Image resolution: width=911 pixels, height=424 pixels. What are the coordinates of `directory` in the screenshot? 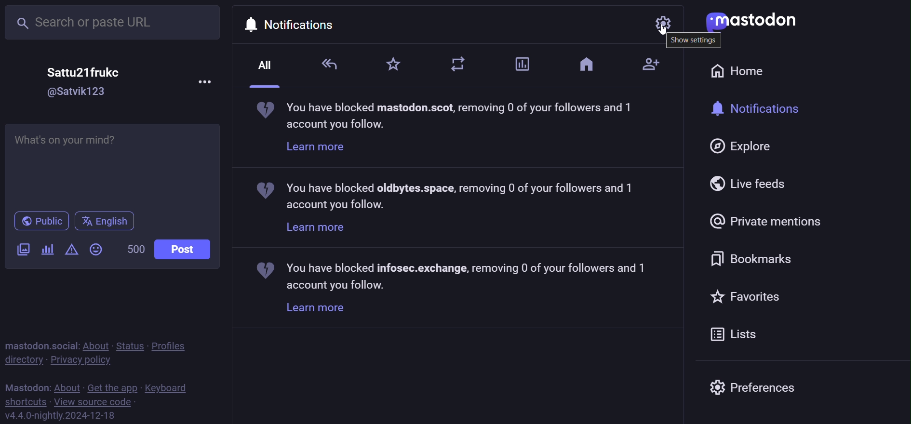 It's located at (23, 360).